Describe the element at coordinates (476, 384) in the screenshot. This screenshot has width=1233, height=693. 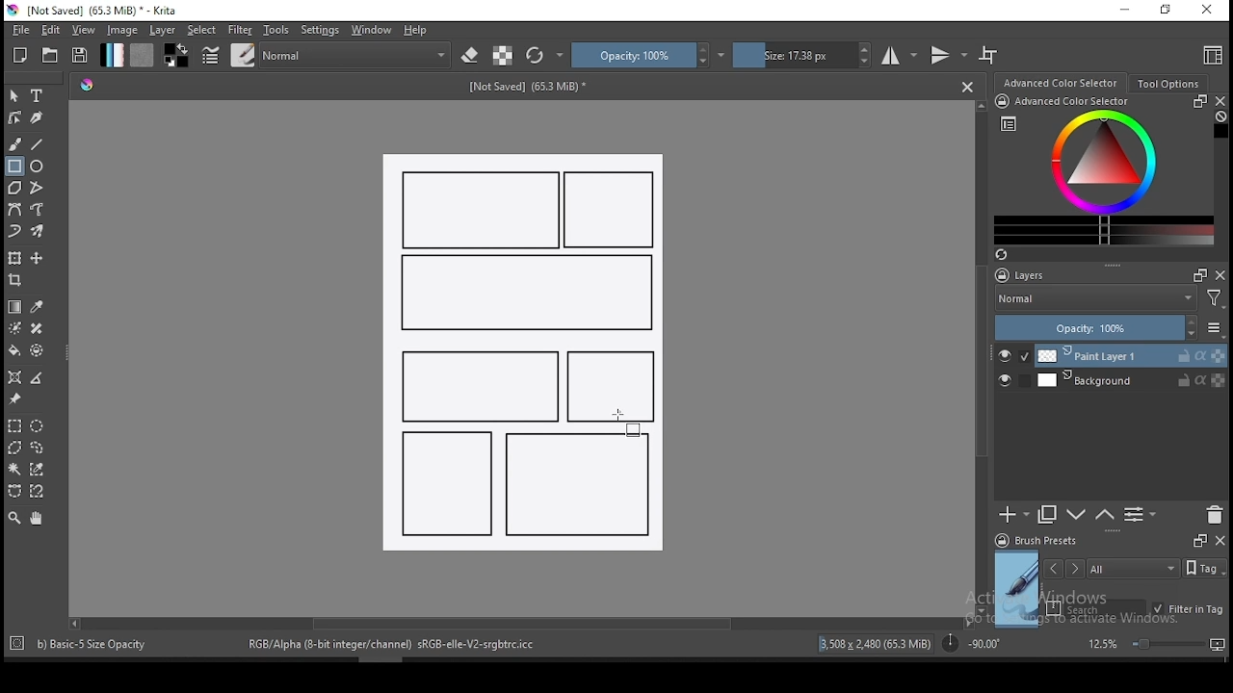
I see `new rectangle` at that location.